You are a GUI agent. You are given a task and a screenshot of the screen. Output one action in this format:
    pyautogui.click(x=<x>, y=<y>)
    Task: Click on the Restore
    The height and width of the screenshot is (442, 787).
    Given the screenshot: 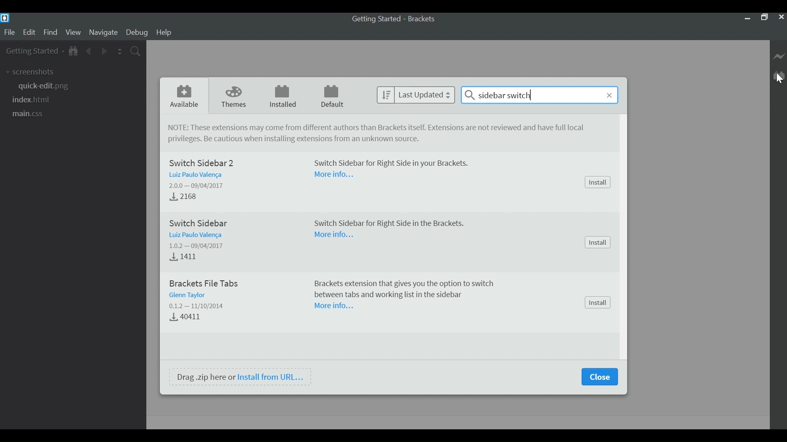 What is the action you would take?
    pyautogui.click(x=764, y=18)
    